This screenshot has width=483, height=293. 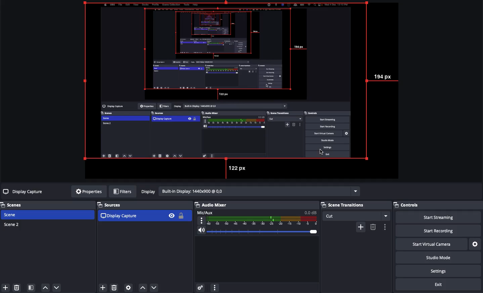 What do you see at coordinates (476, 243) in the screenshot?
I see `Settings` at bounding box center [476, 243].